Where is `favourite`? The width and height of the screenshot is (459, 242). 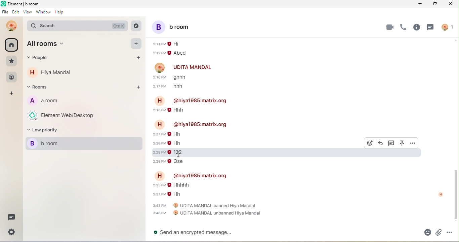
favourite is located at coordinates (12, 61).